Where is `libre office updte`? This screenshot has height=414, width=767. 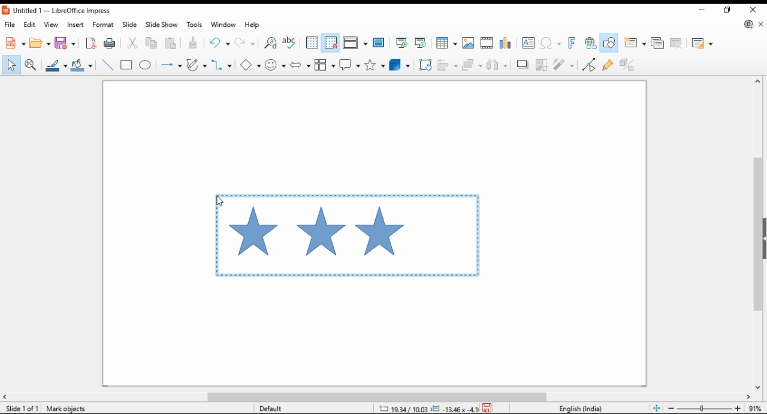
libre office updte is located at coordinates (747, 24).